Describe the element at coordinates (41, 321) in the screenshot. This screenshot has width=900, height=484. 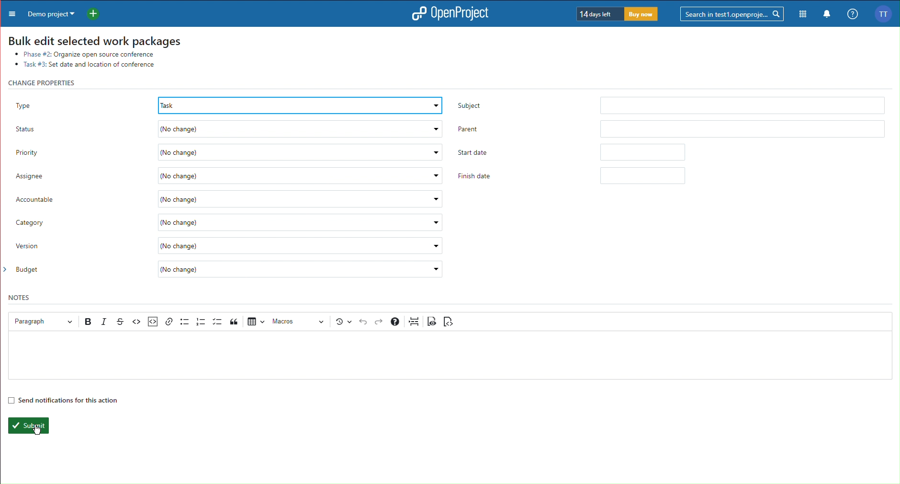
I see `Paragraph` at that location.